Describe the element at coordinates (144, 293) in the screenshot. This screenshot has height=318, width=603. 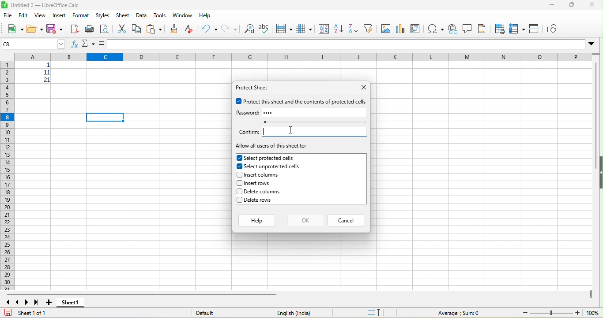
I see `horizontal scroll bar` at that location.